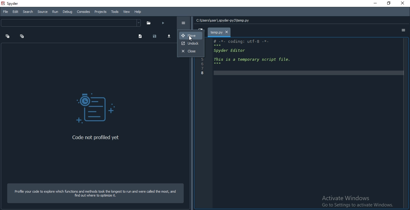 This screenshot has height=210, width=410. Describe the element at coordinates (95, 193) in the screenshot. I see `Profile your code to explore which functions and methods took the longest to run and were called the most, and find out where to optimize it.` at that location.